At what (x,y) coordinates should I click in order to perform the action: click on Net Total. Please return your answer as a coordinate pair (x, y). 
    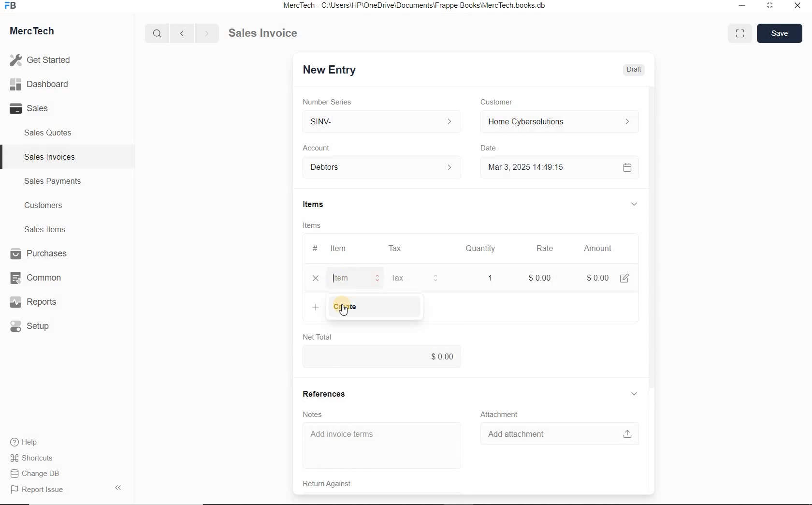
    Looking at the image, I should click on (318, 337).